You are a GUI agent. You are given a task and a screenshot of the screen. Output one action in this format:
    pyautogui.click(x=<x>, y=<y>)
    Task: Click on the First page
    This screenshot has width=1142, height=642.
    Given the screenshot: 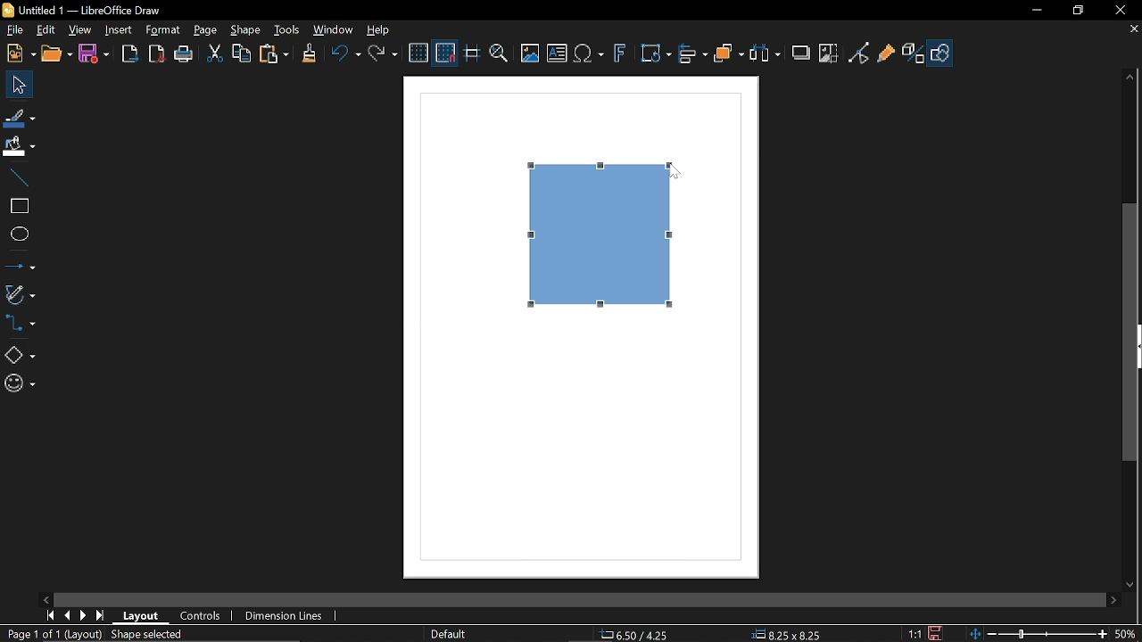 What is the action you would take?
    pyautogui.click(x=50, y=617)
    